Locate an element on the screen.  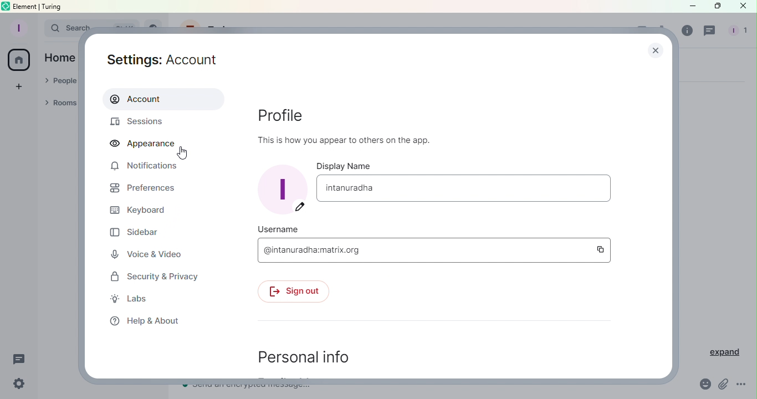
Threads is located at coordinates (19, 360).